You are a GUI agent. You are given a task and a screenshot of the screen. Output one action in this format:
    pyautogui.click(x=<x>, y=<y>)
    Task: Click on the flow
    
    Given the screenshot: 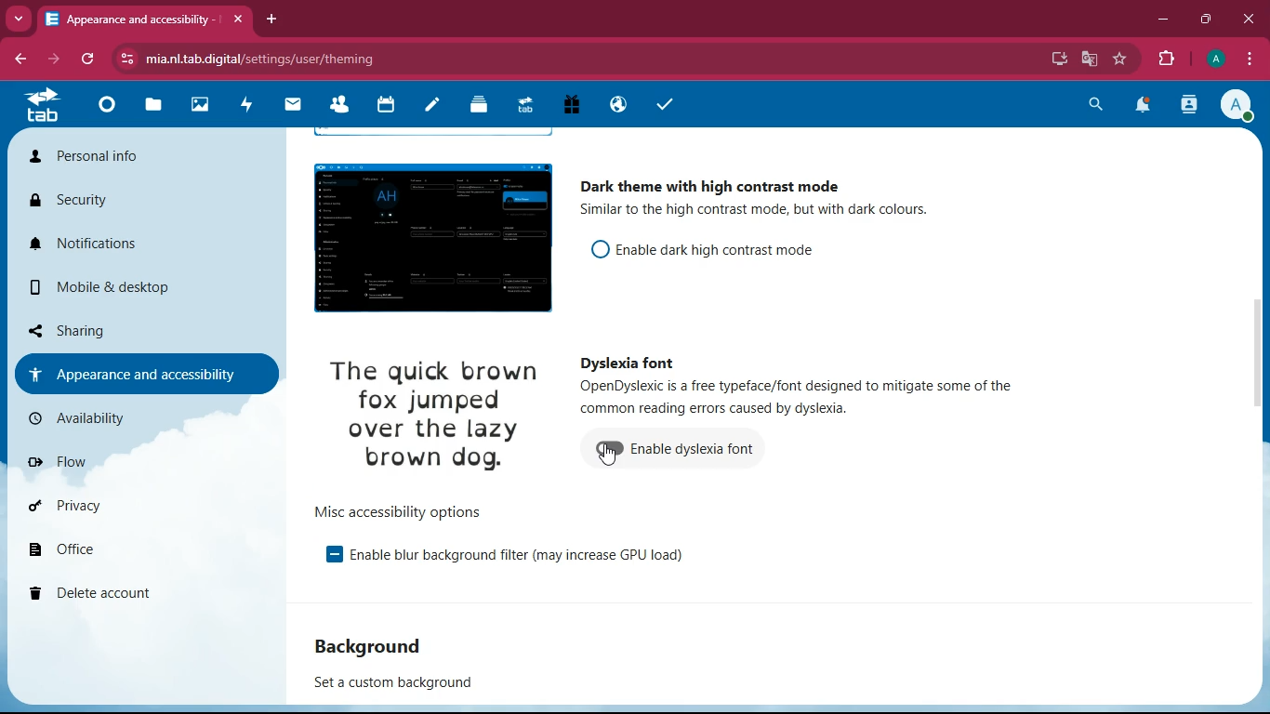 What is the action you would take?
    pyautogui.click(x=132, y=467)
    